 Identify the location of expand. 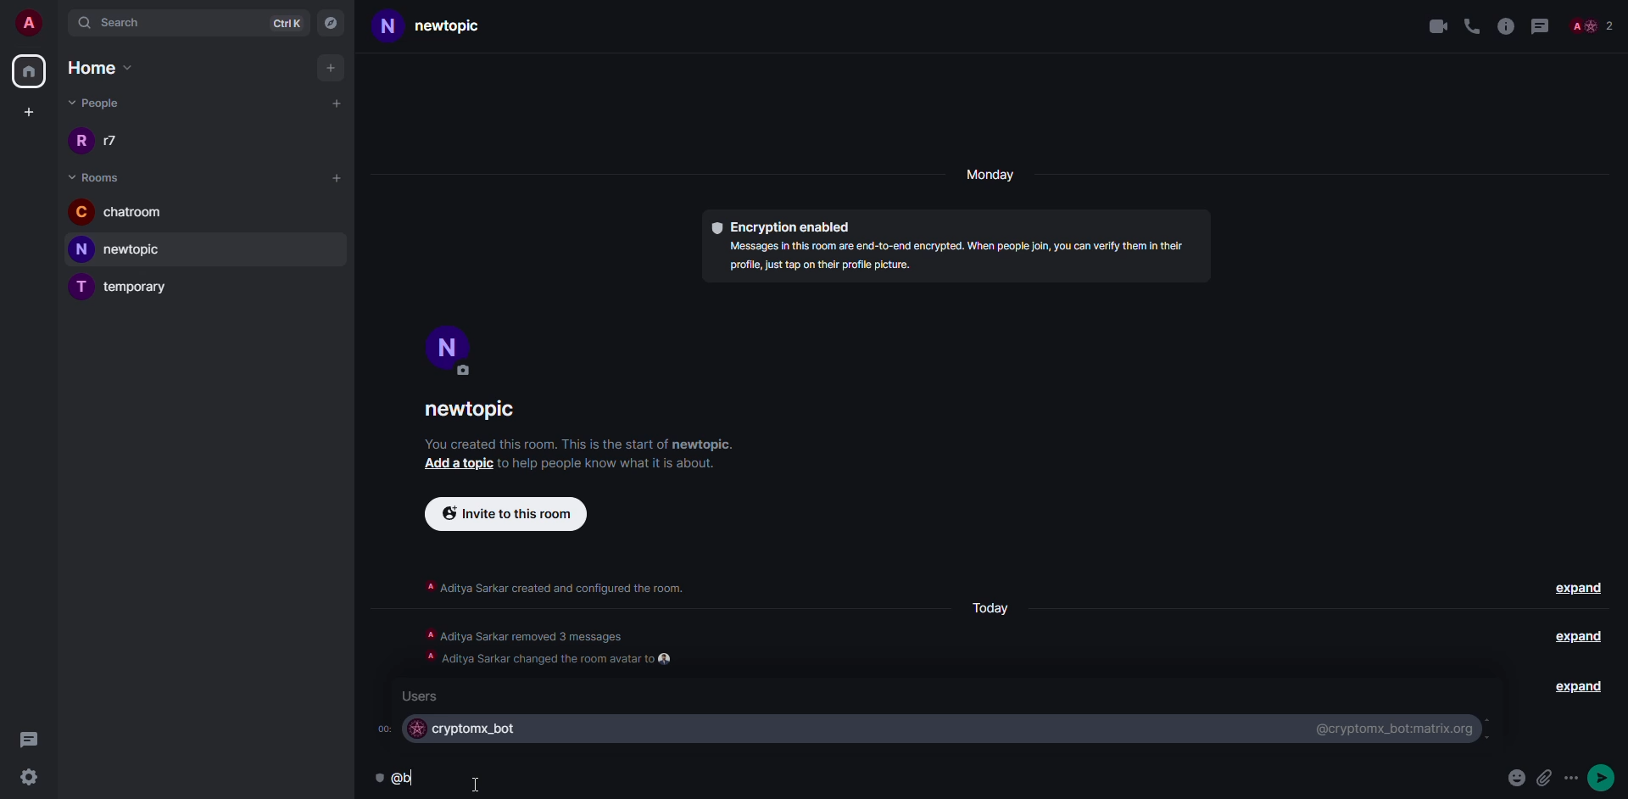
(1576, 636).